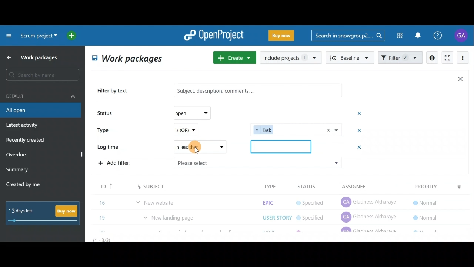 Image resolution: width=474 pixels, height=267 pixels. What do you see at coordinates (235, 58) in the screenshot?
I see `+ Create ` at bounding box center [235, 58].